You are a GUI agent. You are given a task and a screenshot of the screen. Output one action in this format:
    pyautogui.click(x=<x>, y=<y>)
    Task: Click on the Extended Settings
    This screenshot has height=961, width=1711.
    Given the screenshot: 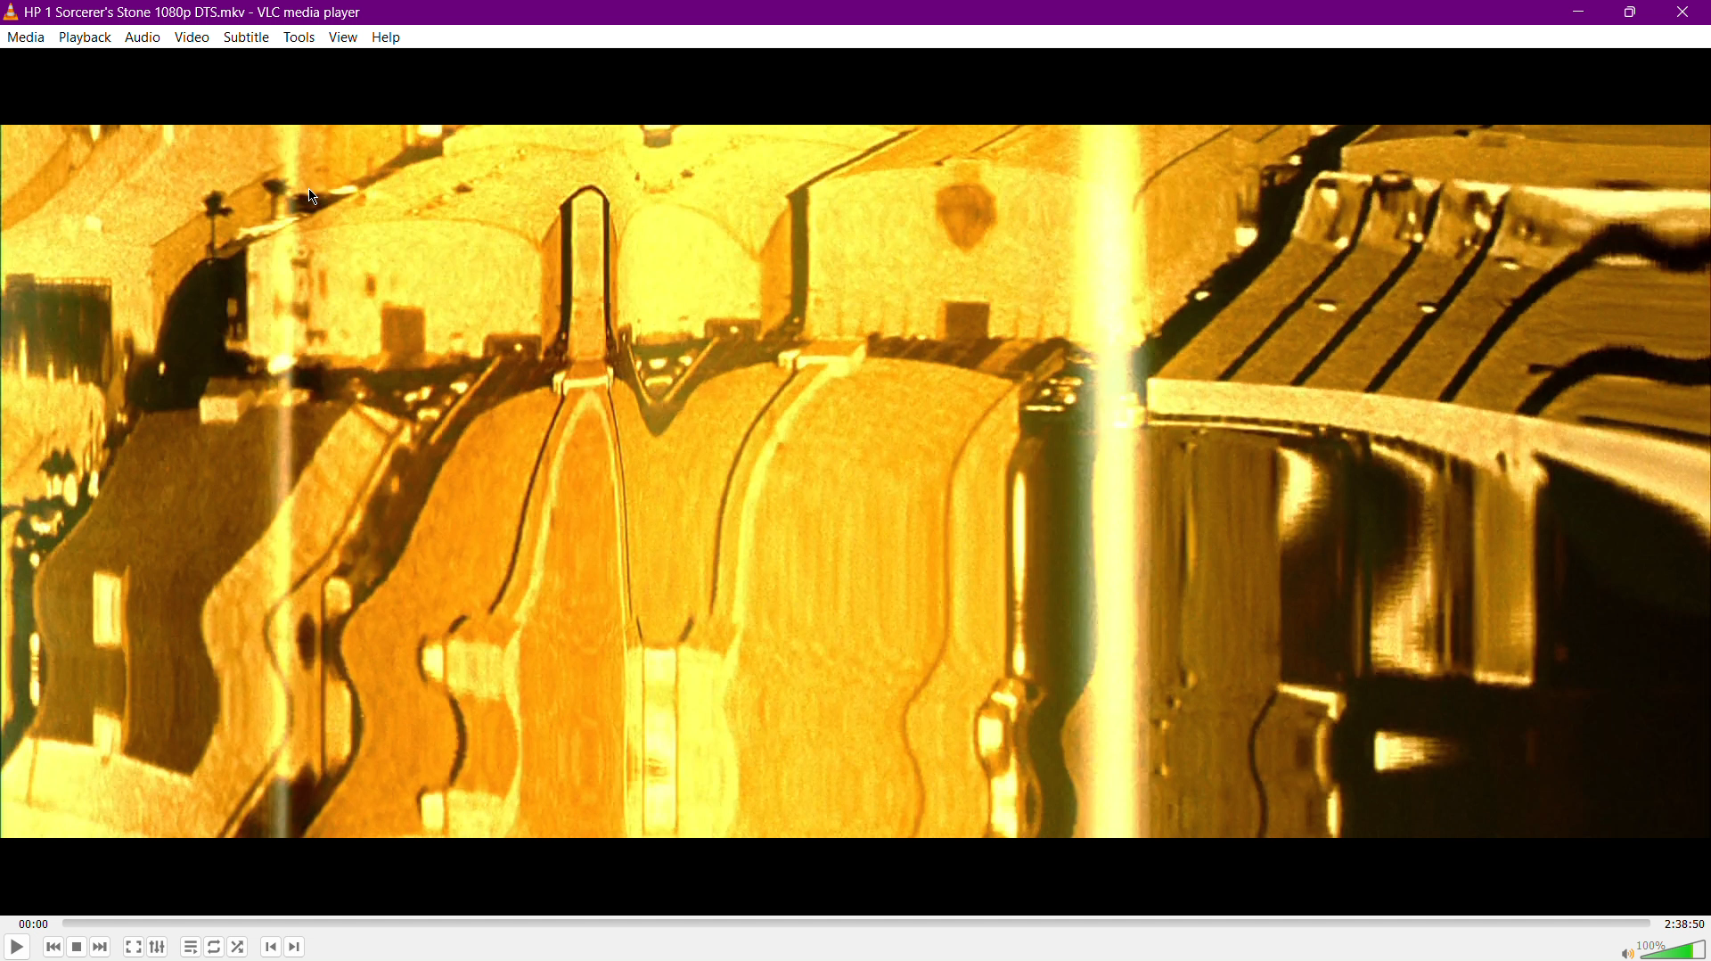 What is the action you would take?
    pyautogui.click(x=159, y=945)
    